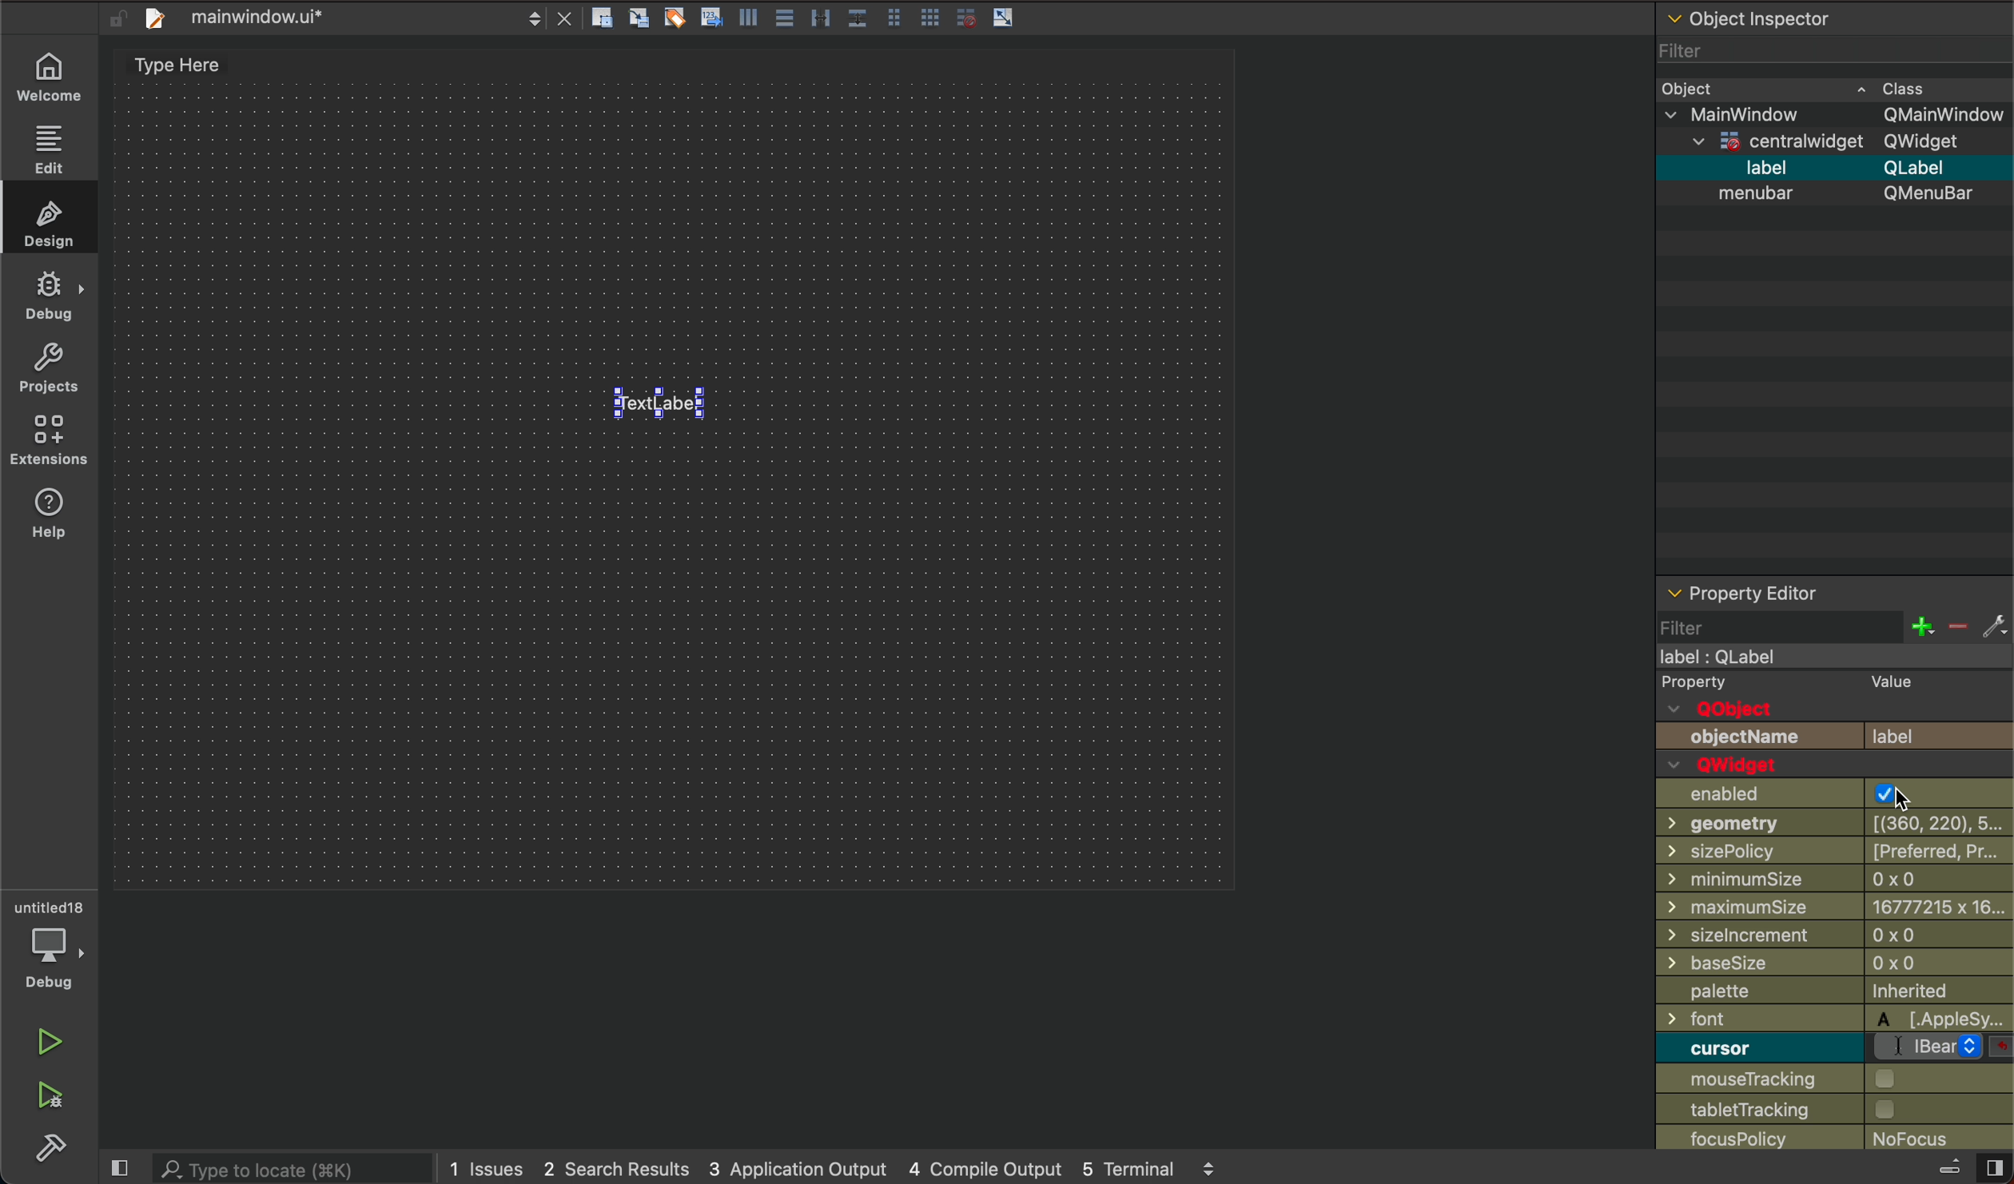 Image resolution: width=2014 pixels, height=1184 pixels. What do you see at coordinates (1753, 794) in the screenshot?
I see `enabled` at bounding box center [1753, 794].